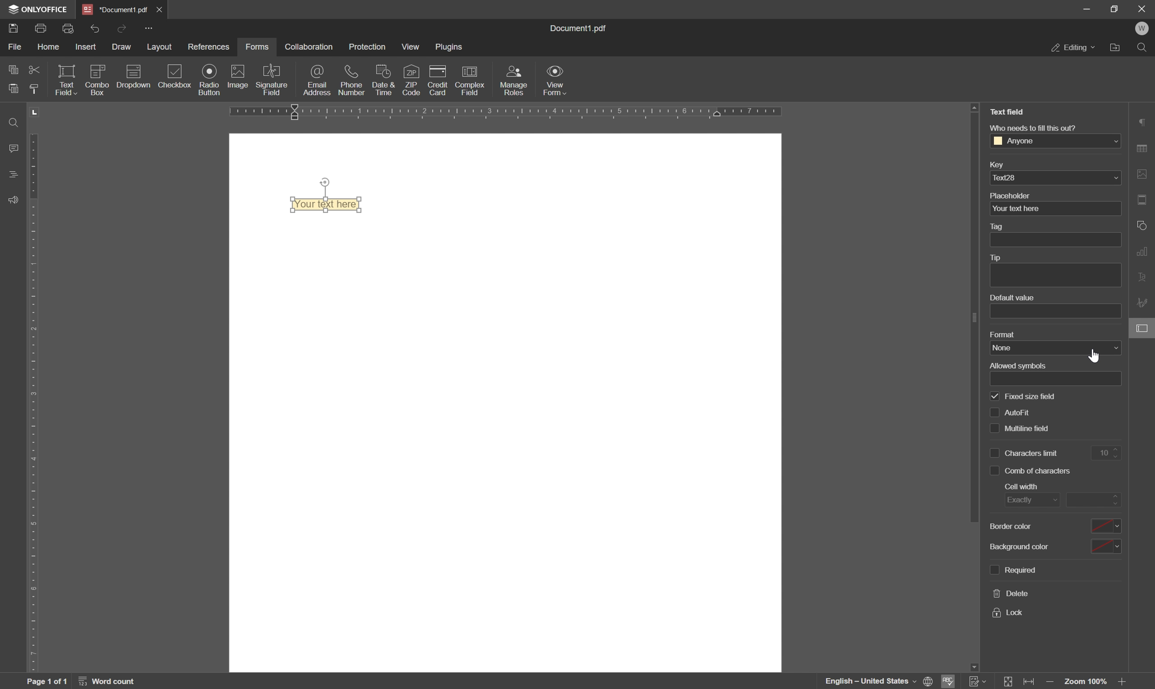 This screenshot has height=689, width=1155. Describe the element at coordinates (351, 81) in the screenshot. I see `phone number` at that location.